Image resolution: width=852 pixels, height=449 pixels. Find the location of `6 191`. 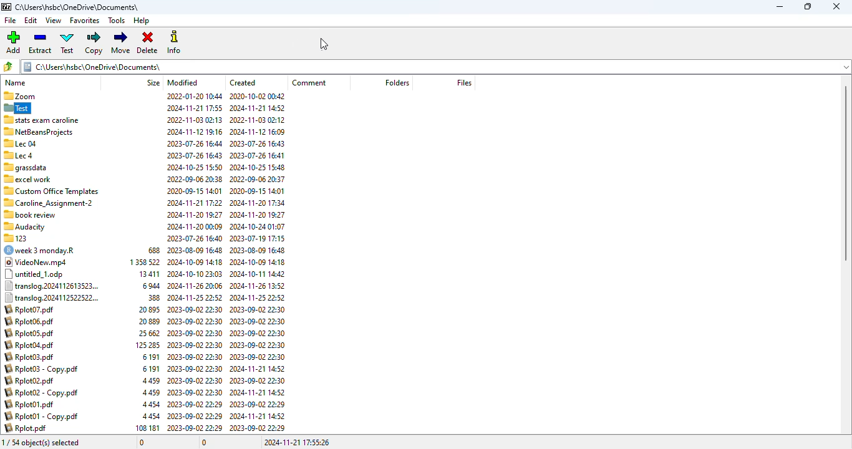

6 191 is located at coordinates (151, 357).